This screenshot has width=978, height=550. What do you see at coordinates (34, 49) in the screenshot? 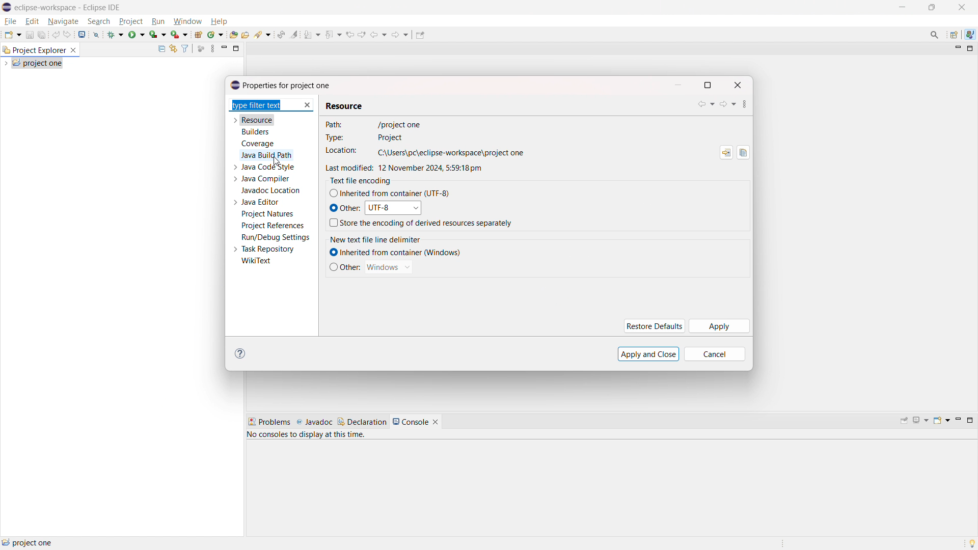
I see `project explorer` at bounding box center [34, 49].